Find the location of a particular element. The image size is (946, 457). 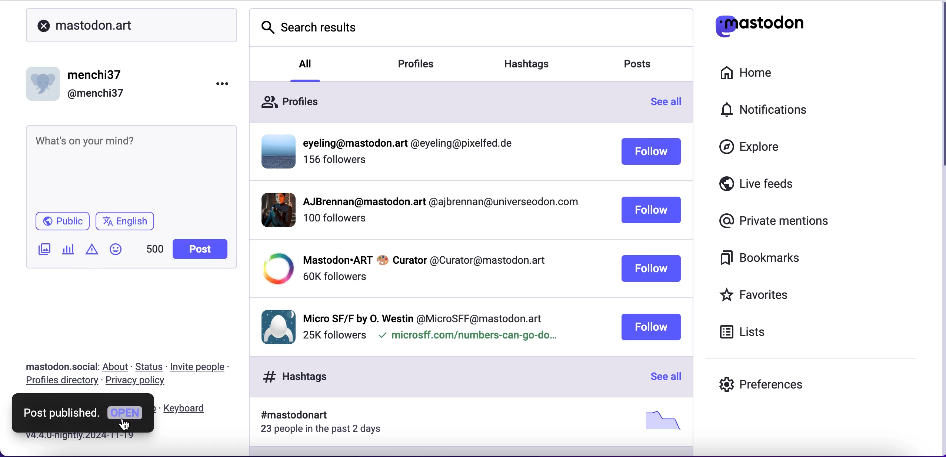

search results is located at coordinates (310, 26).